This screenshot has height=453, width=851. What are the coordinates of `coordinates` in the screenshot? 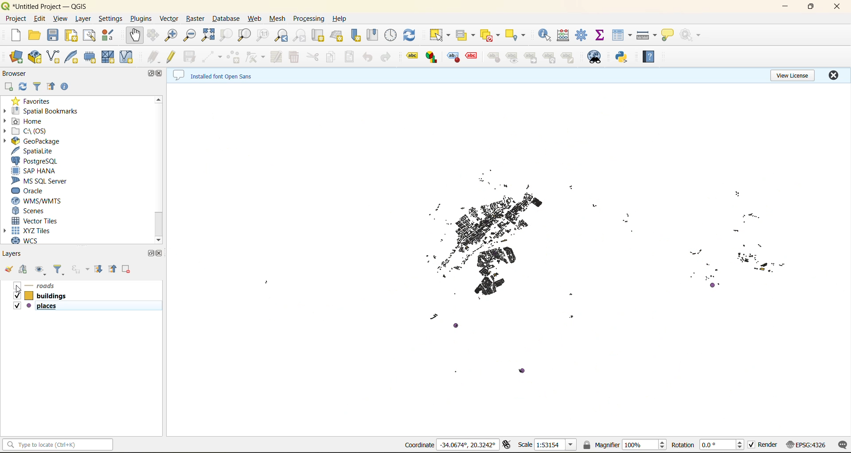 It's located at (449, 444).